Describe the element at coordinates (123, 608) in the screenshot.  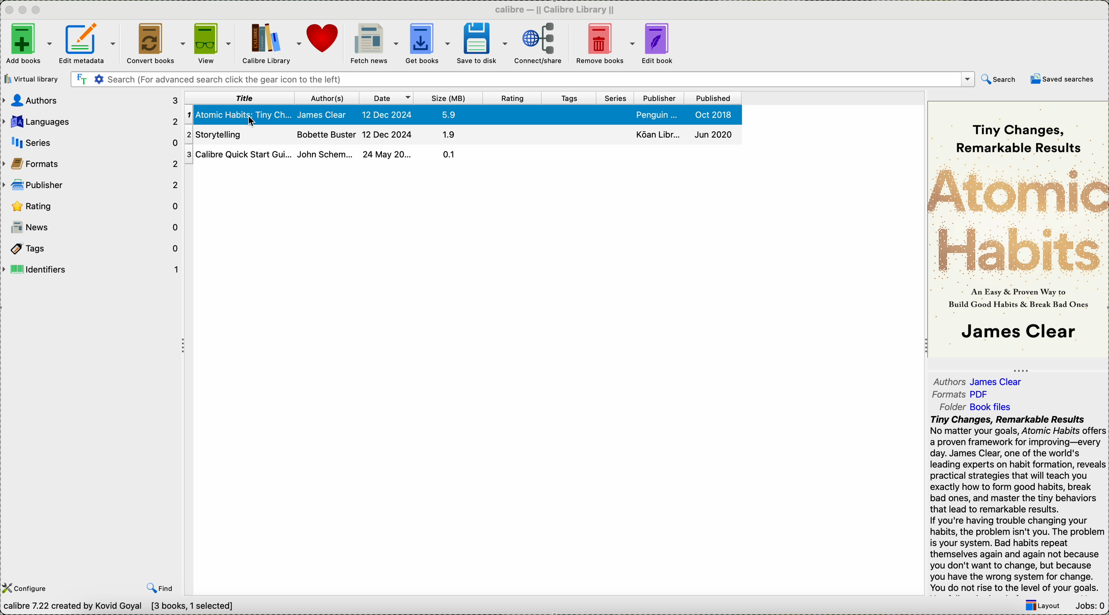
I see `data` at that location.